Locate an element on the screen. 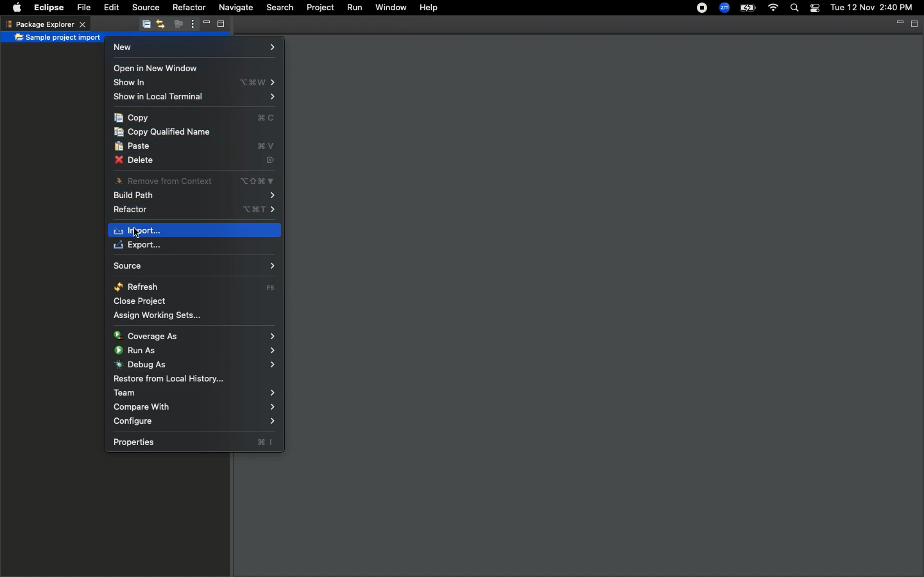  cursor is located at coordinates (138, 240).